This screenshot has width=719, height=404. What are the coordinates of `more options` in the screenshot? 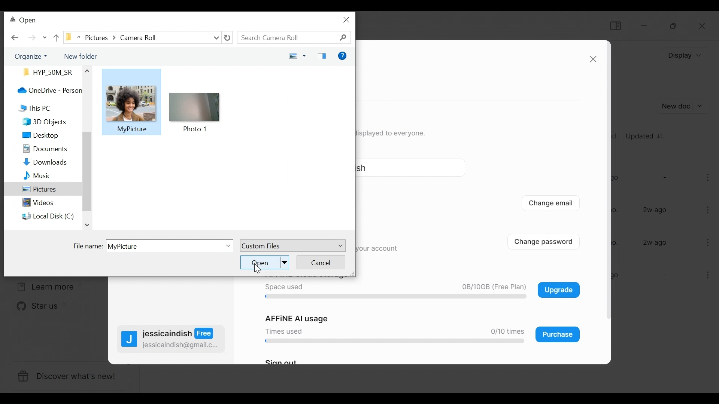 It's located at (709, 179).